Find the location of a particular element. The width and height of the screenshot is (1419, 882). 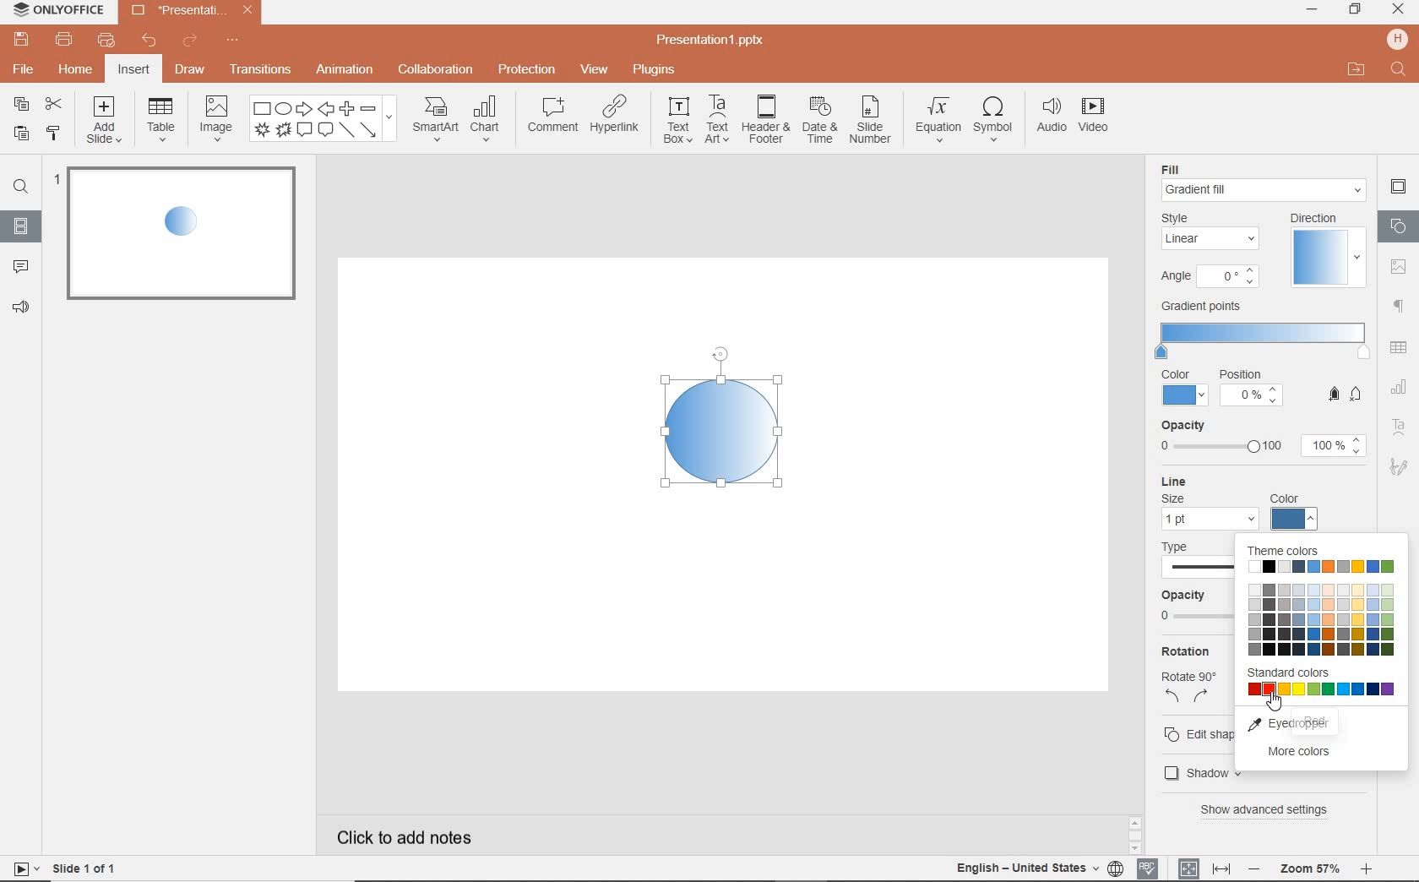

theme colors is located at coordinates (1282, 550).